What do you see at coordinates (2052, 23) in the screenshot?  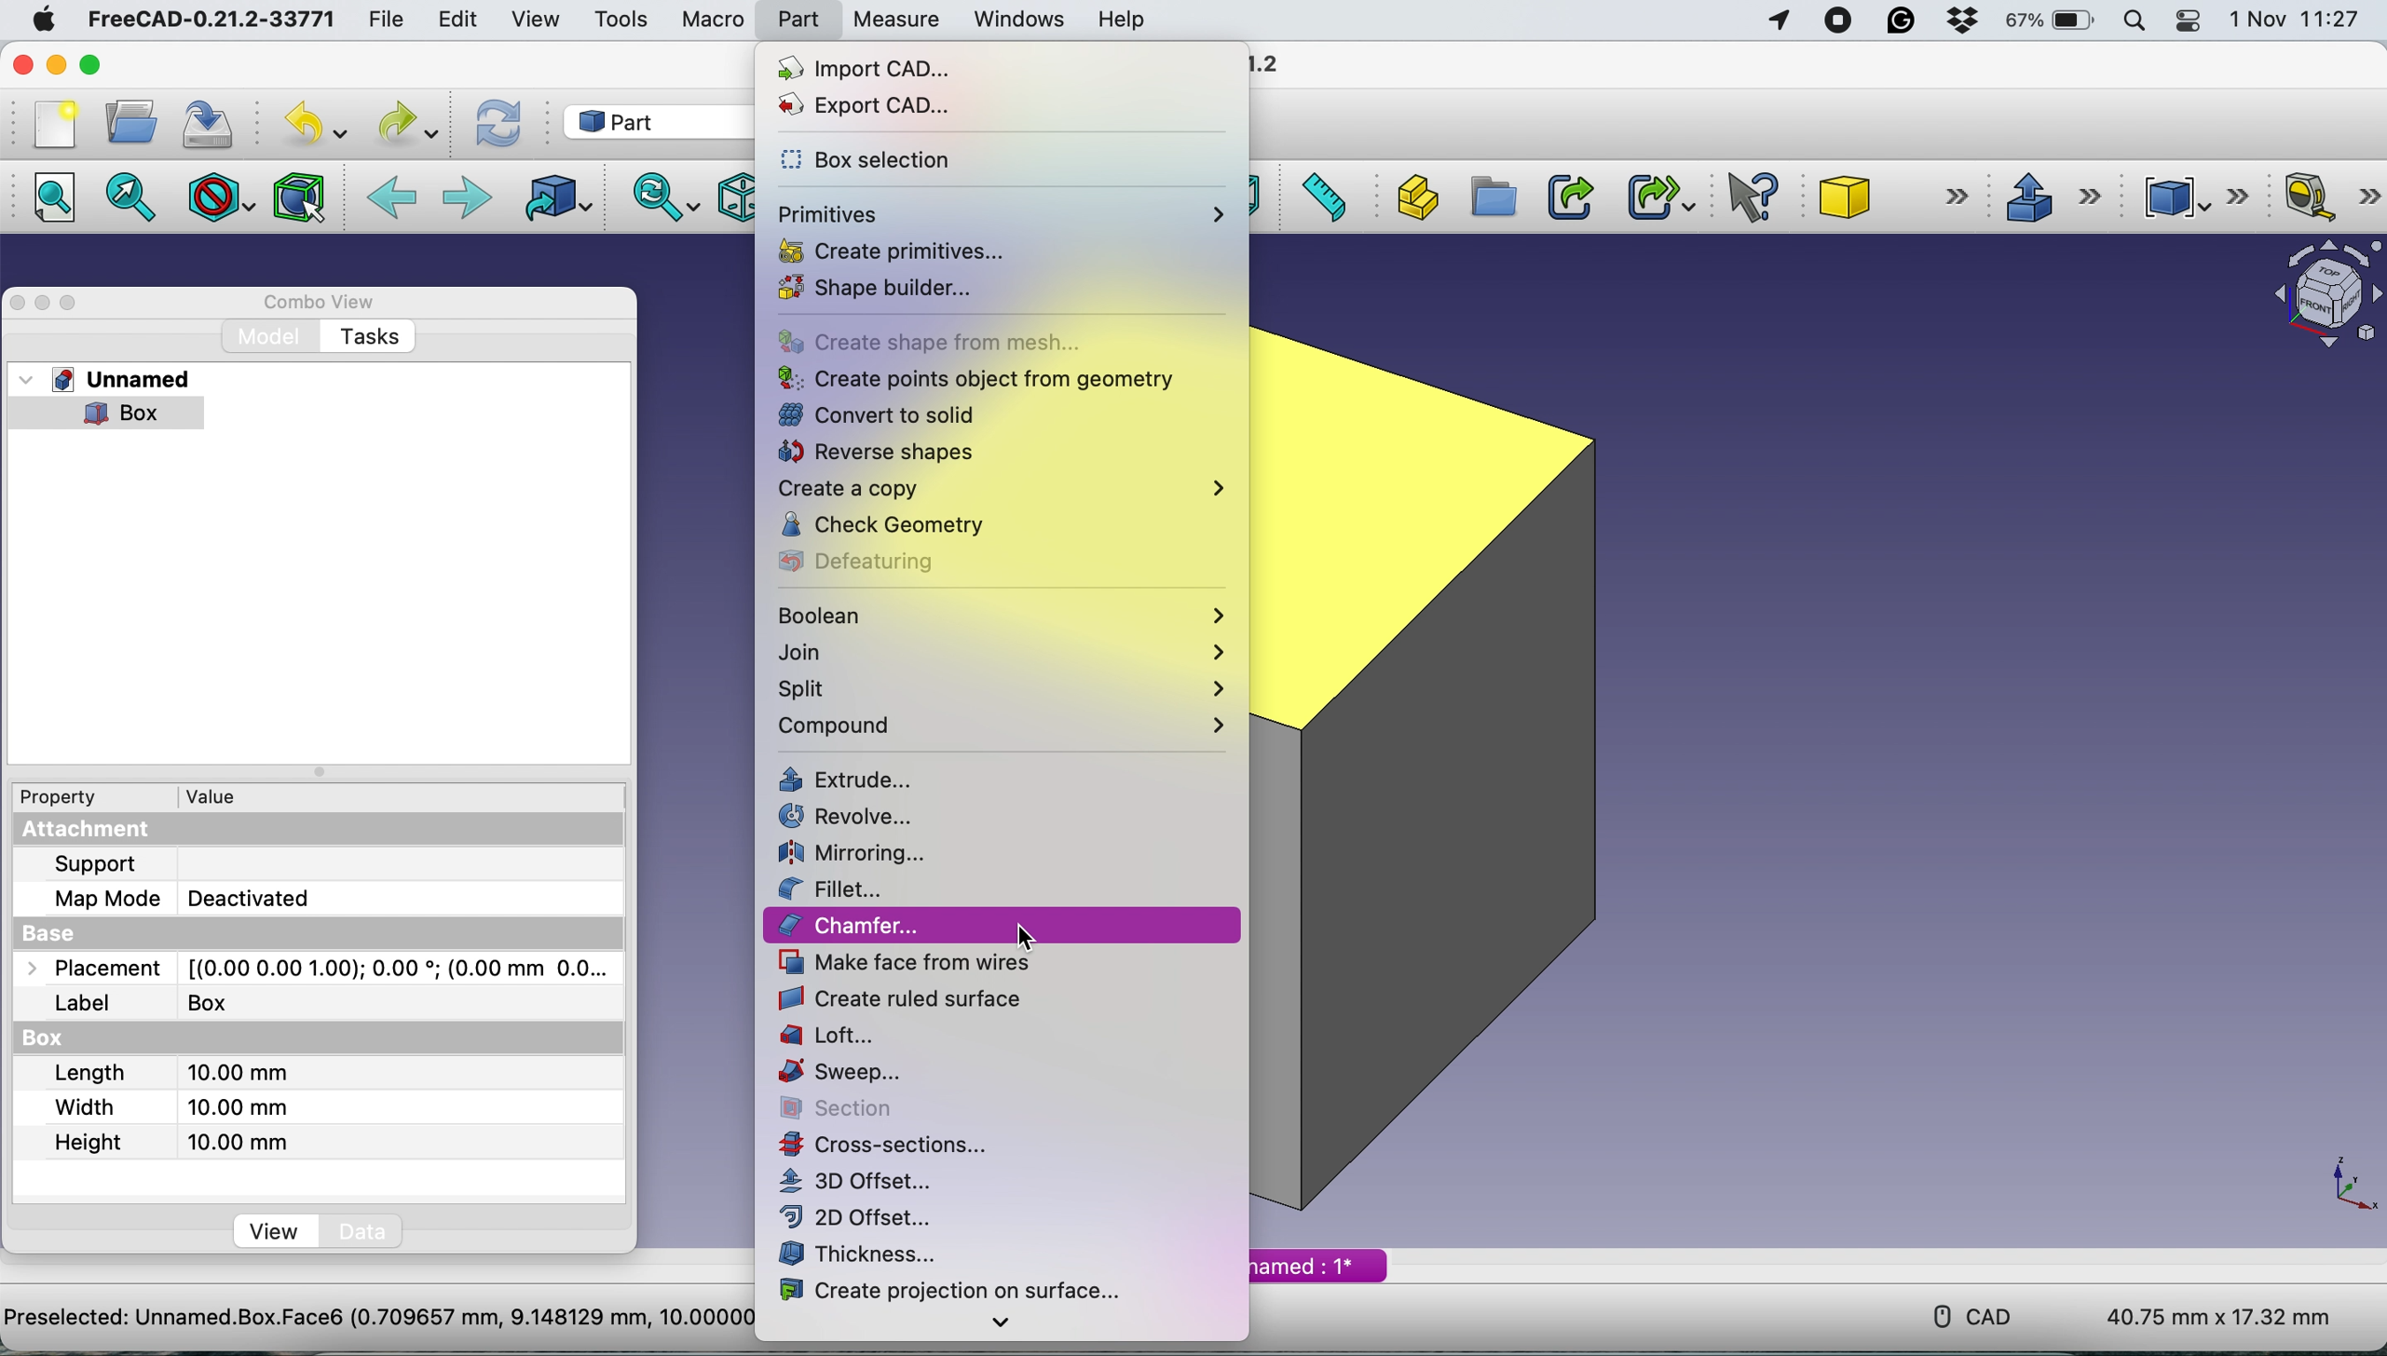 I see `battery` at bounding box center [2052, 23].